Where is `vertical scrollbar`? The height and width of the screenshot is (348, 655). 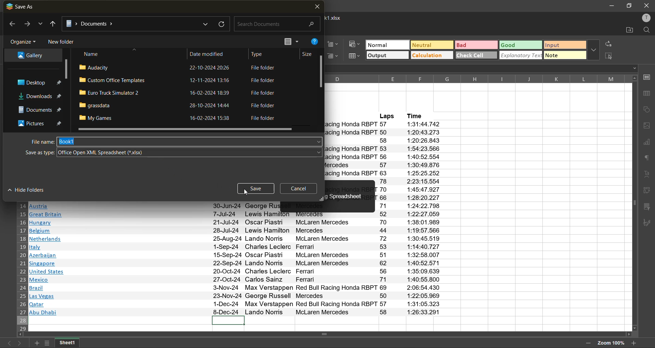 vertical scrollbar is located at coordinates (634, 201).